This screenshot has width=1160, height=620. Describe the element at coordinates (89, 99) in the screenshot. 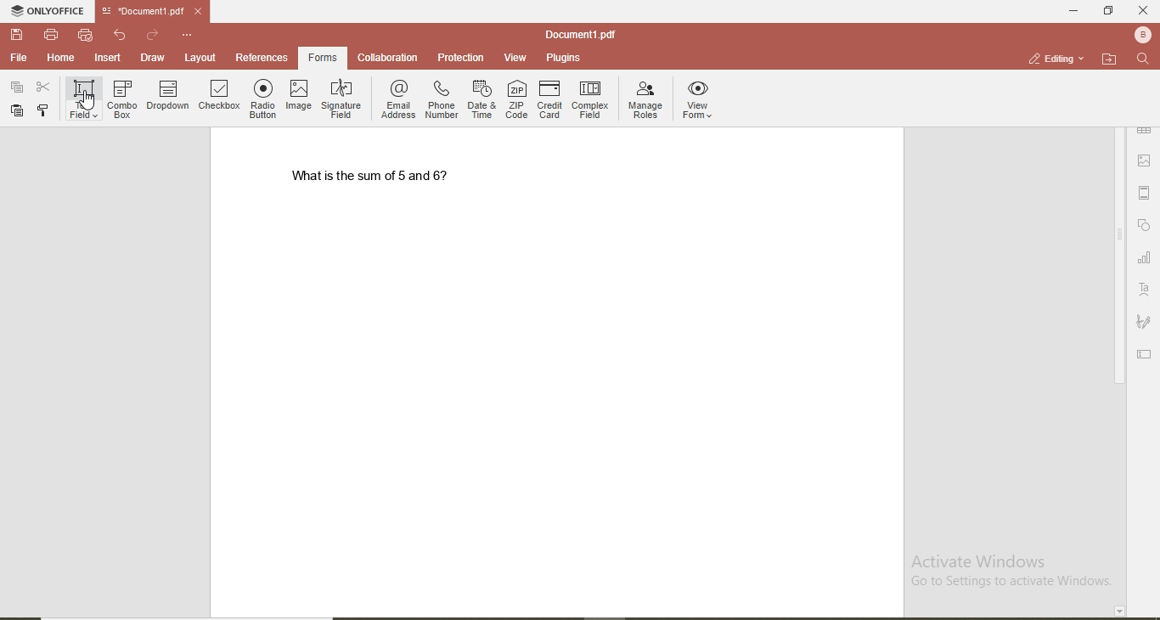

I see `cursor` at that location.